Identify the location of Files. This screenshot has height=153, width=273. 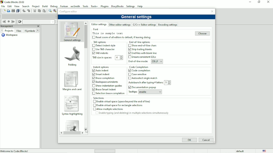
(19, 31).